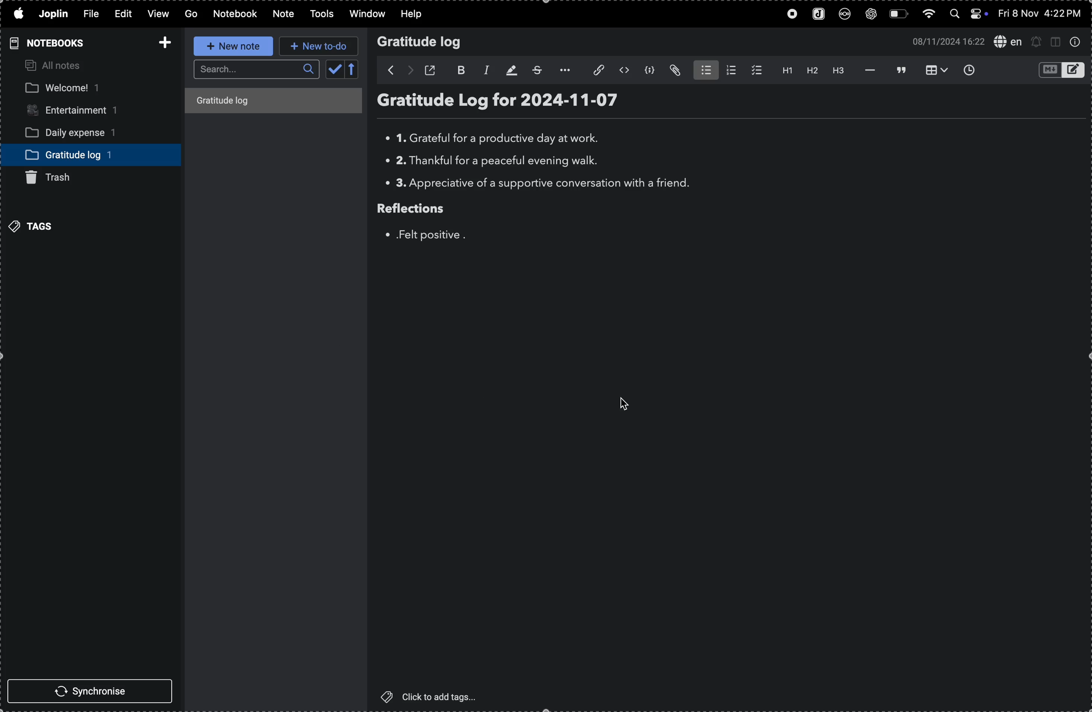  Describe the element at coordinates (566, 70) in the screenshot. I see `option` at that location.